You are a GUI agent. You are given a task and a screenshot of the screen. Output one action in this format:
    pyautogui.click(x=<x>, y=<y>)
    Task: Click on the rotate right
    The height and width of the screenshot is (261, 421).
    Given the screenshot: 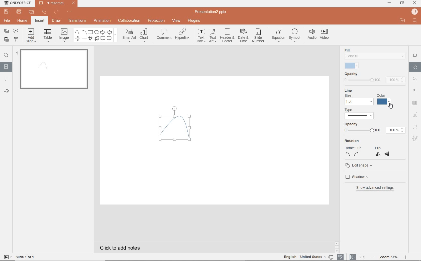 What is the action you would take?
    pyautogui.click(x=357, y=154)
    